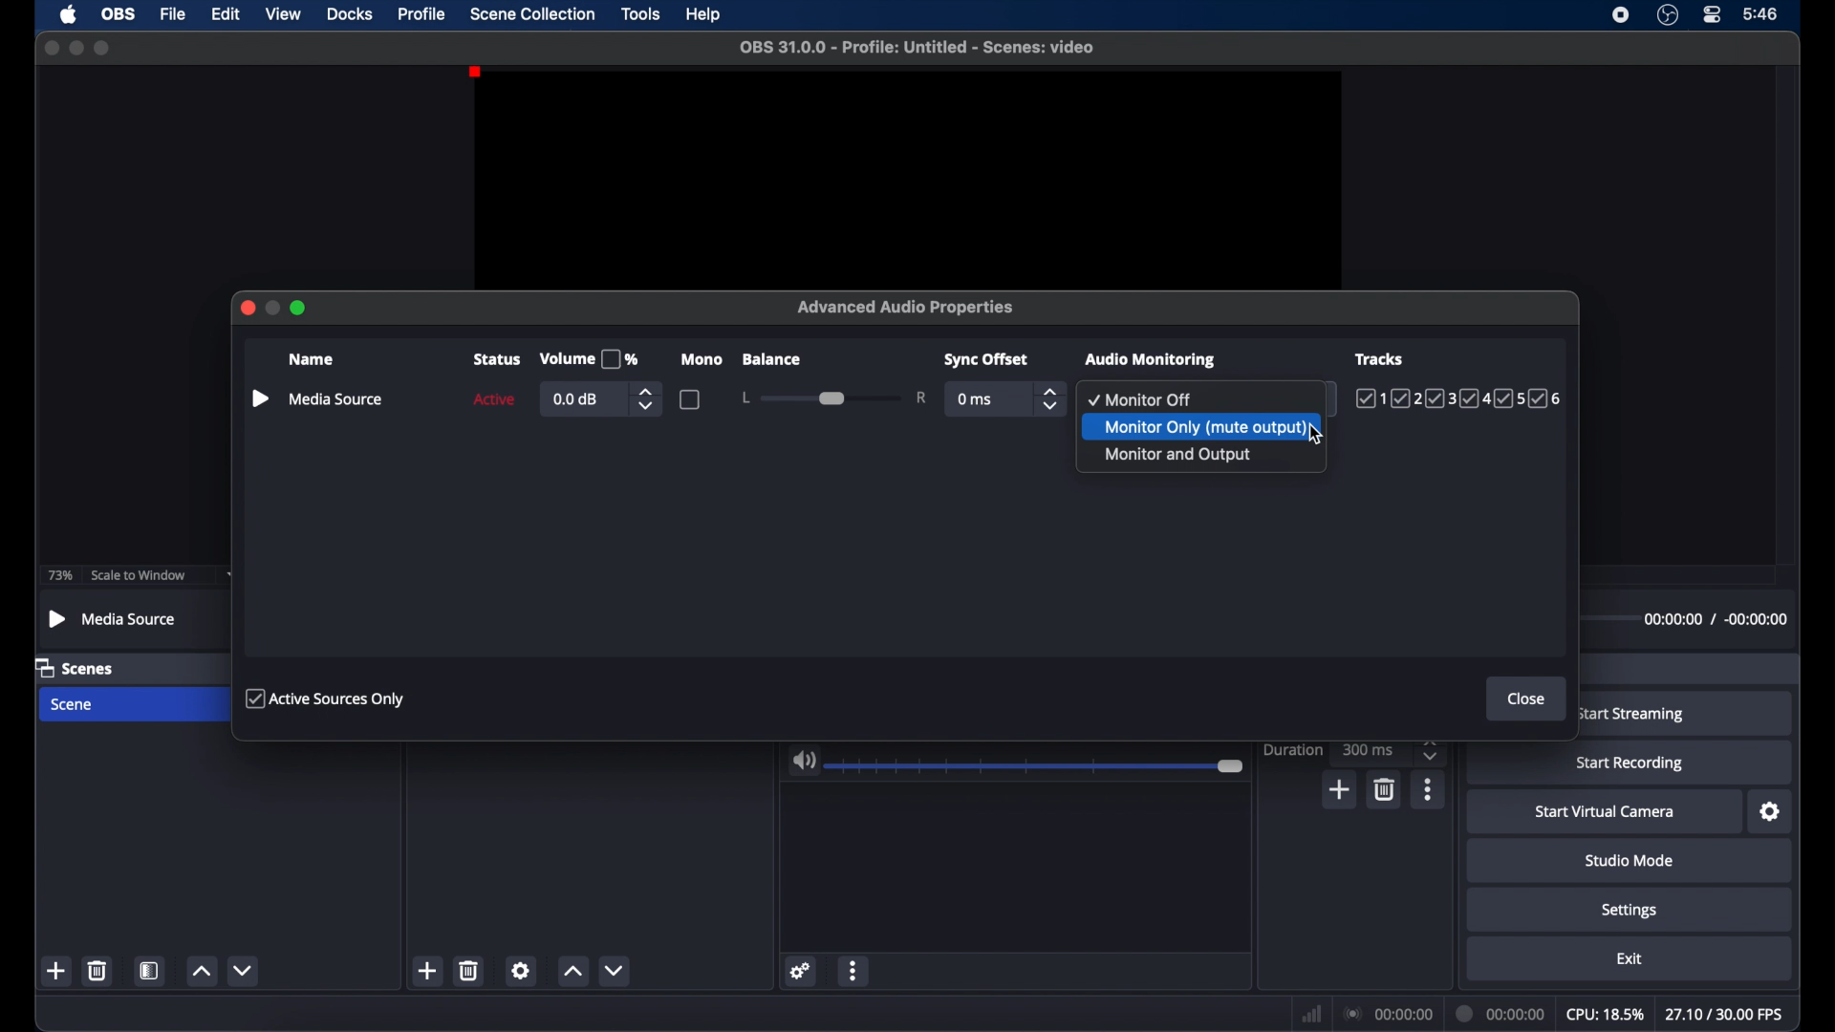 This screenshot has height=1032, width=1835. Describe the element at coordinates (646, 398) in the screenshot. I see `stepper buttons` at that location.